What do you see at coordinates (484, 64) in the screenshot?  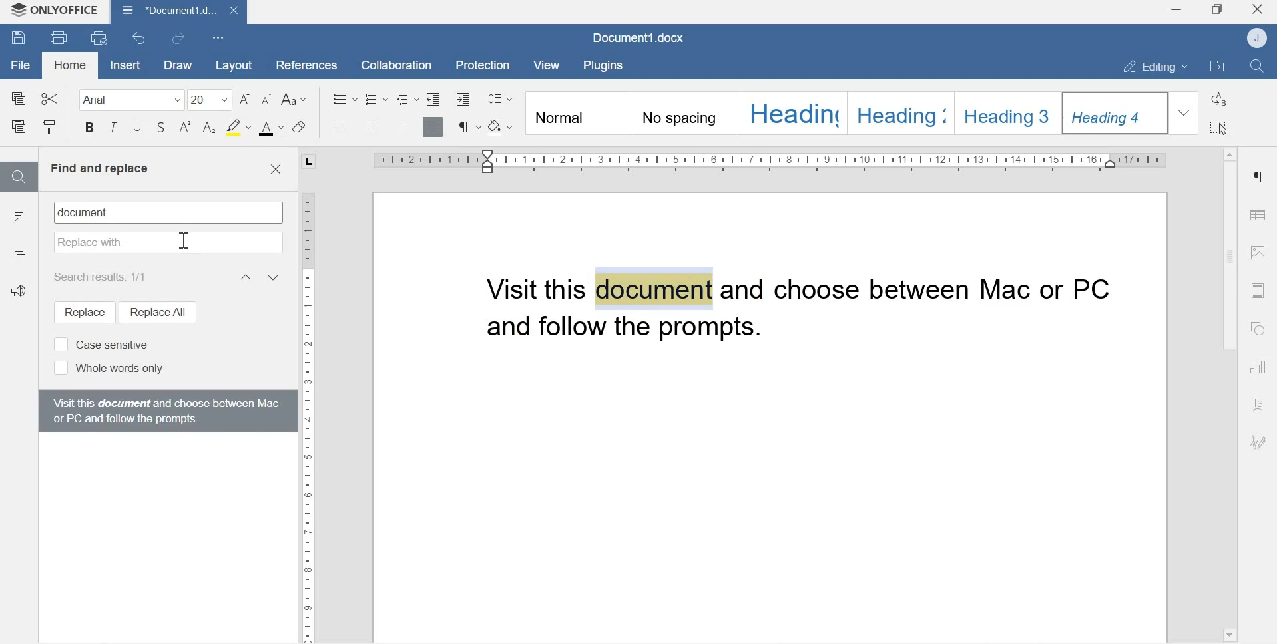 I see `Protection` at bounding box center [484, 64].